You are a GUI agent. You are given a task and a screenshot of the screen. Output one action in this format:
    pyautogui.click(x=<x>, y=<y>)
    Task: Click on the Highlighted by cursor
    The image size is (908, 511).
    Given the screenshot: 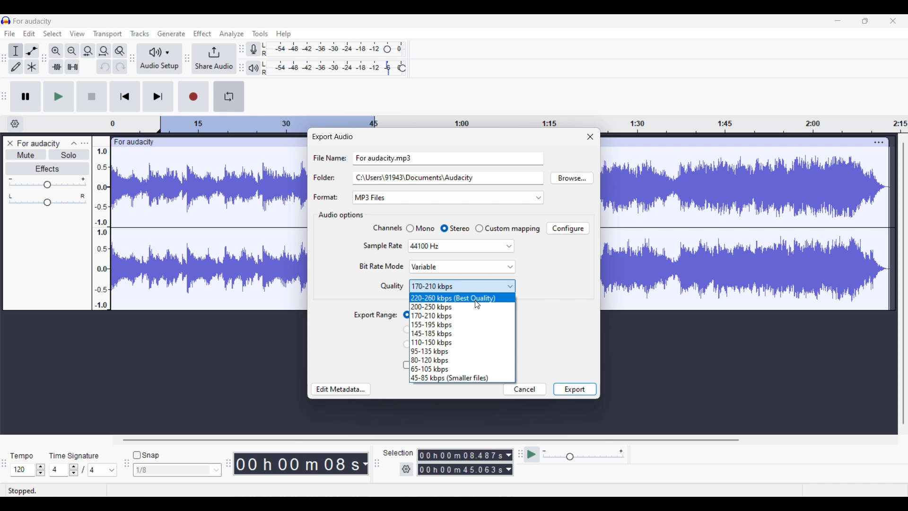 What is the action you would take?
    pyautogui.click(x=477, y=267)
    